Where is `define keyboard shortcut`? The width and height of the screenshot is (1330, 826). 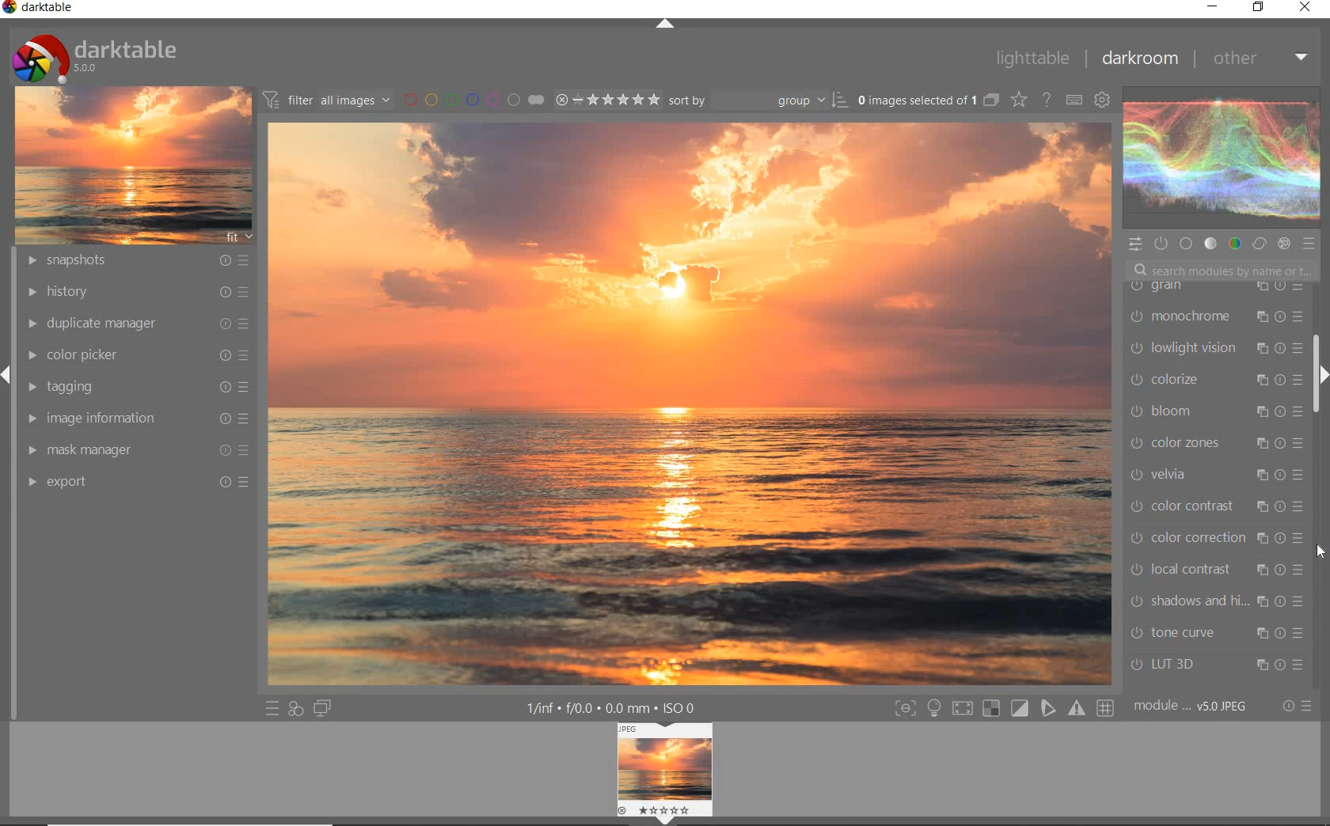
define keyboard shortcut is located at coordinates (1073, 99).